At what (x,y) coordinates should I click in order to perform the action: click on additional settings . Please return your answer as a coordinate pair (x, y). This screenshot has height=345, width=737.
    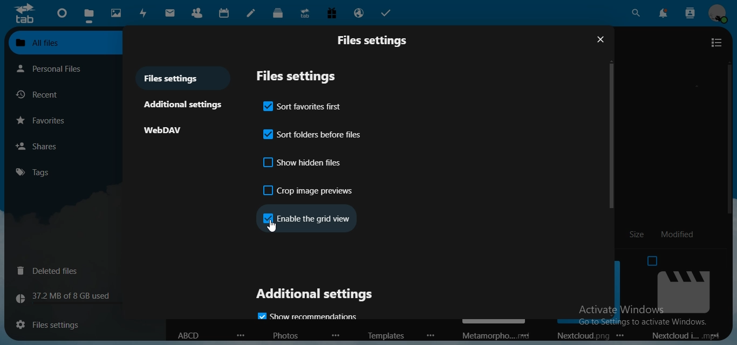
    Looking at the image, I should click on (315, 296).